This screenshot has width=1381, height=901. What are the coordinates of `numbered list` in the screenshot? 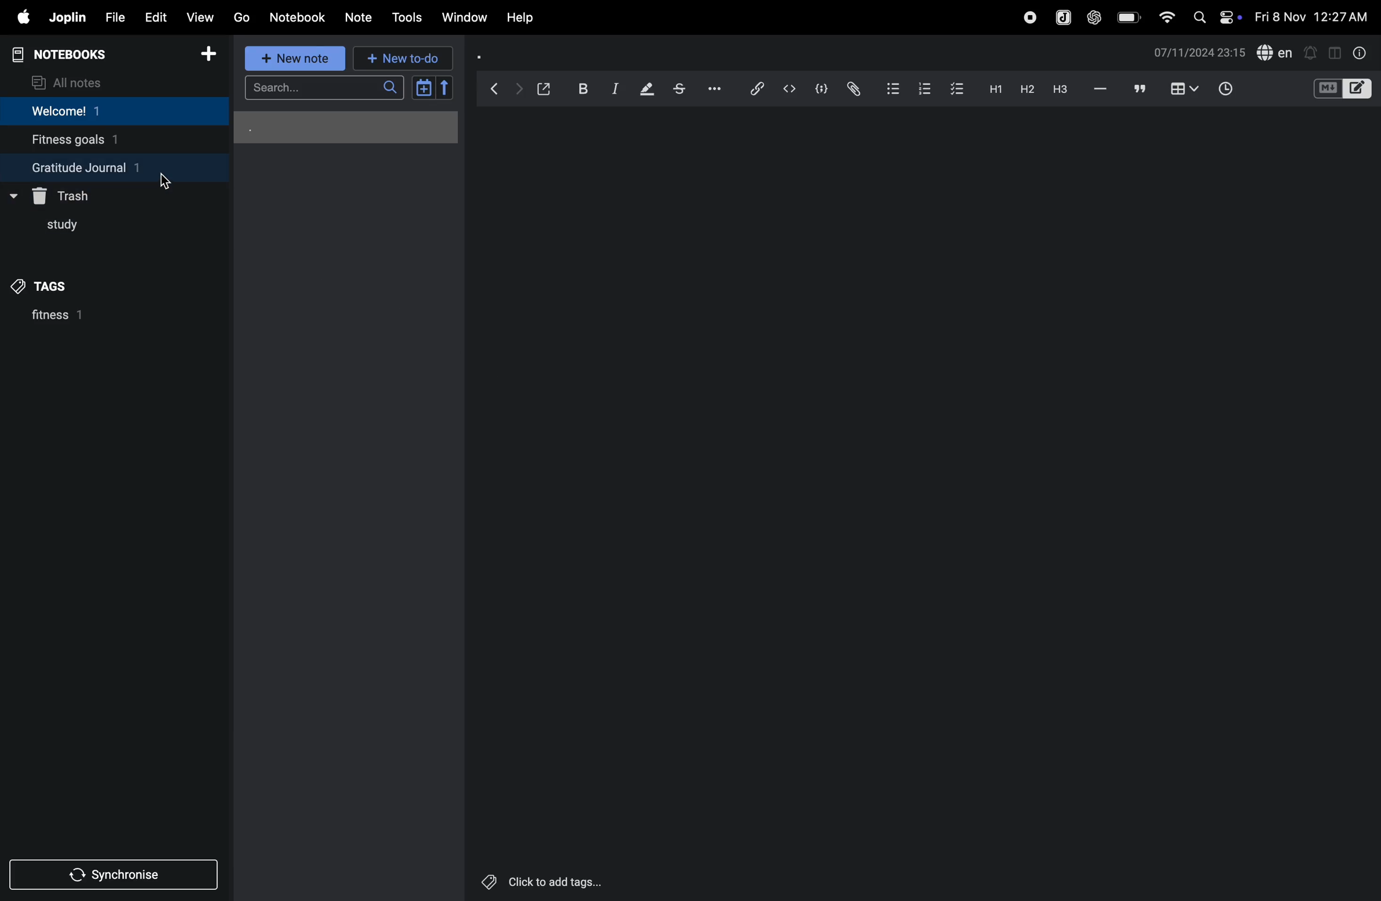 It's located at (920, 89).